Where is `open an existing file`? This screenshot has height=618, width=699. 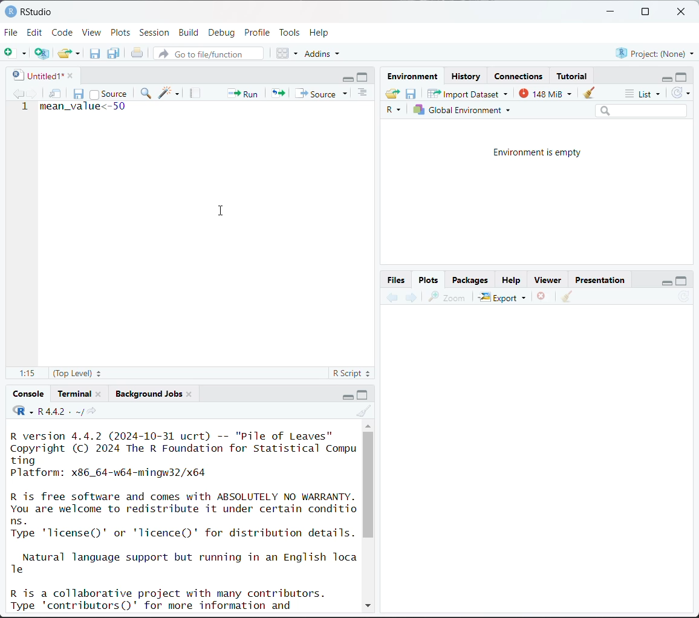 open an existing file is located at coordinates (65, 51).